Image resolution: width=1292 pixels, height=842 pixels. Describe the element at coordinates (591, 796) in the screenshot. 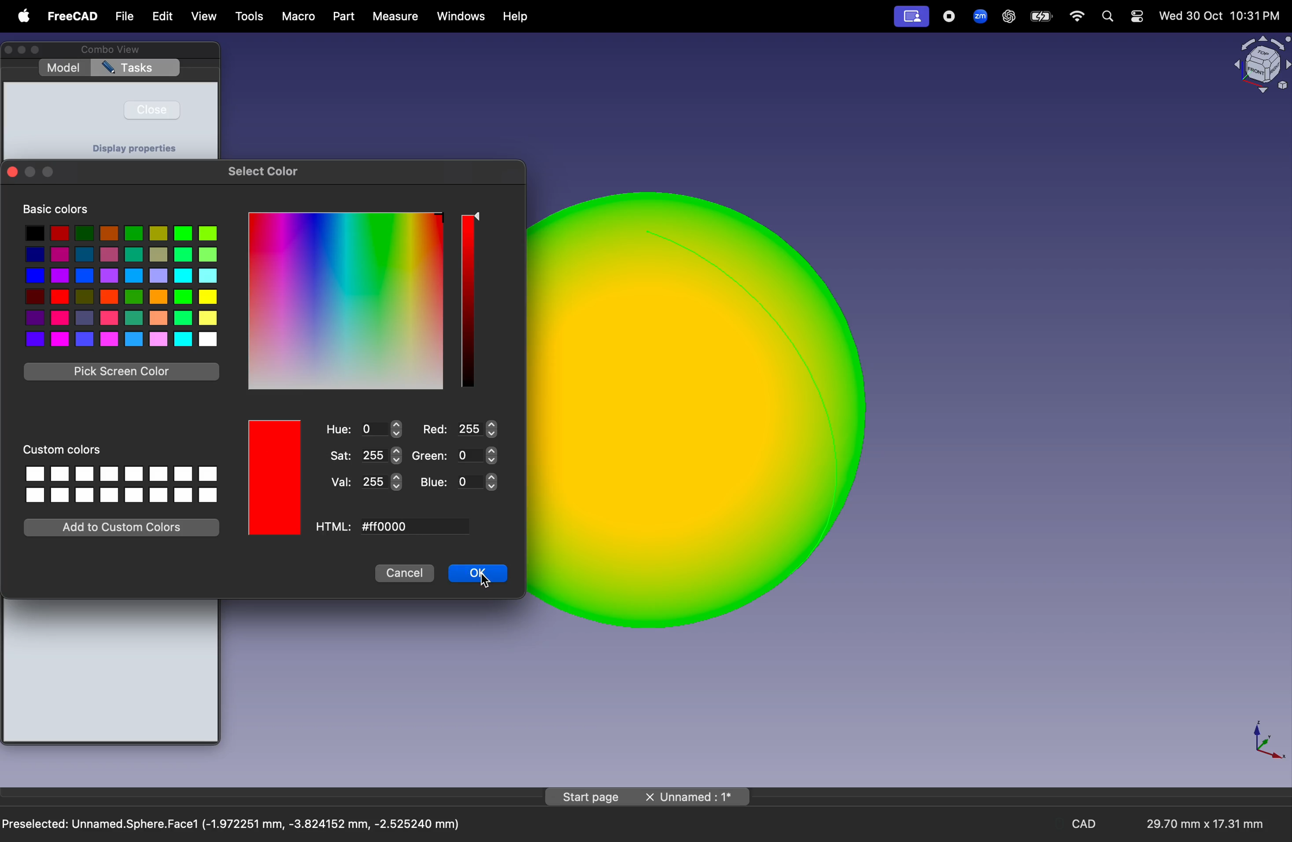

I see `start page` at that location.